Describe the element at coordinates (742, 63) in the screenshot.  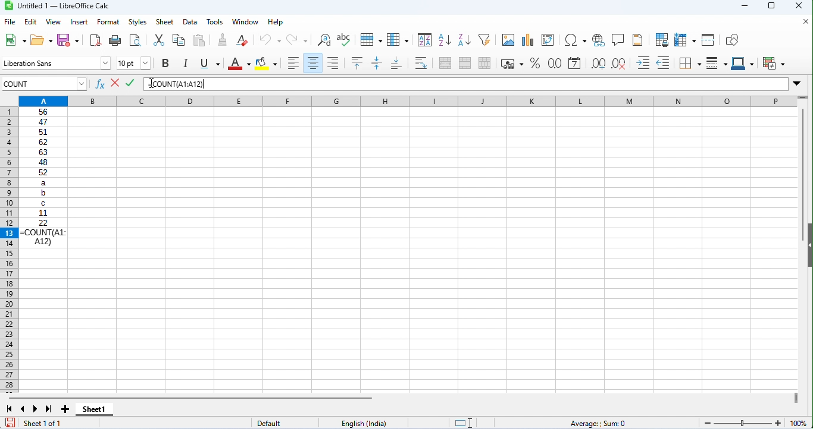
I see `border color` at that location.